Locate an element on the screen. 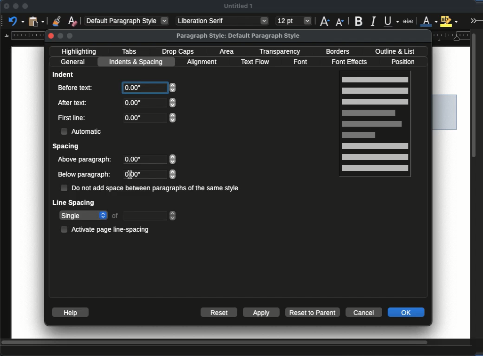 The height and width of the screenshot is (356, 483). reset is located at coordinates (219, 312).